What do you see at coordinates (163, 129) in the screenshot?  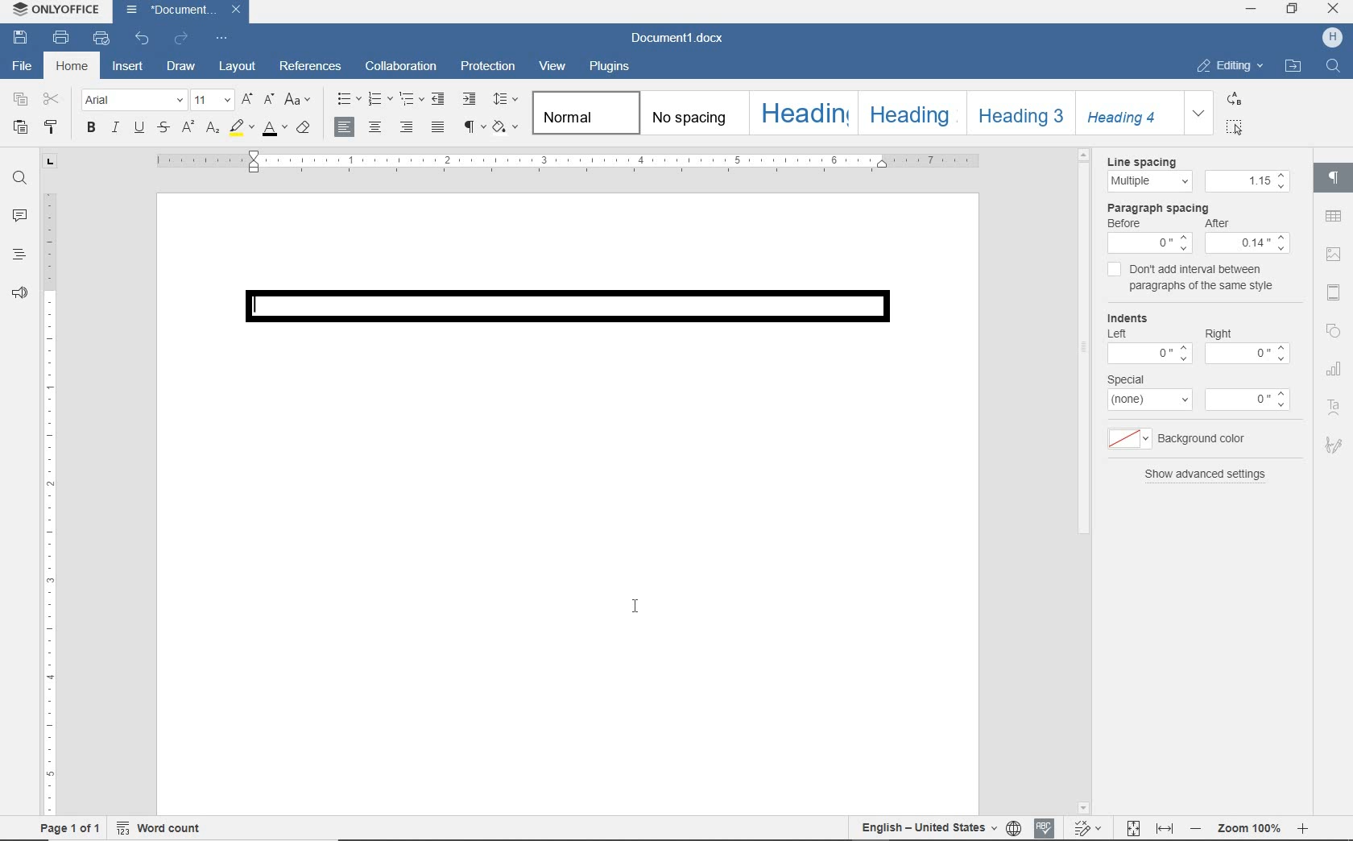 I see `strikethrough` at bounding box center [163, 129].